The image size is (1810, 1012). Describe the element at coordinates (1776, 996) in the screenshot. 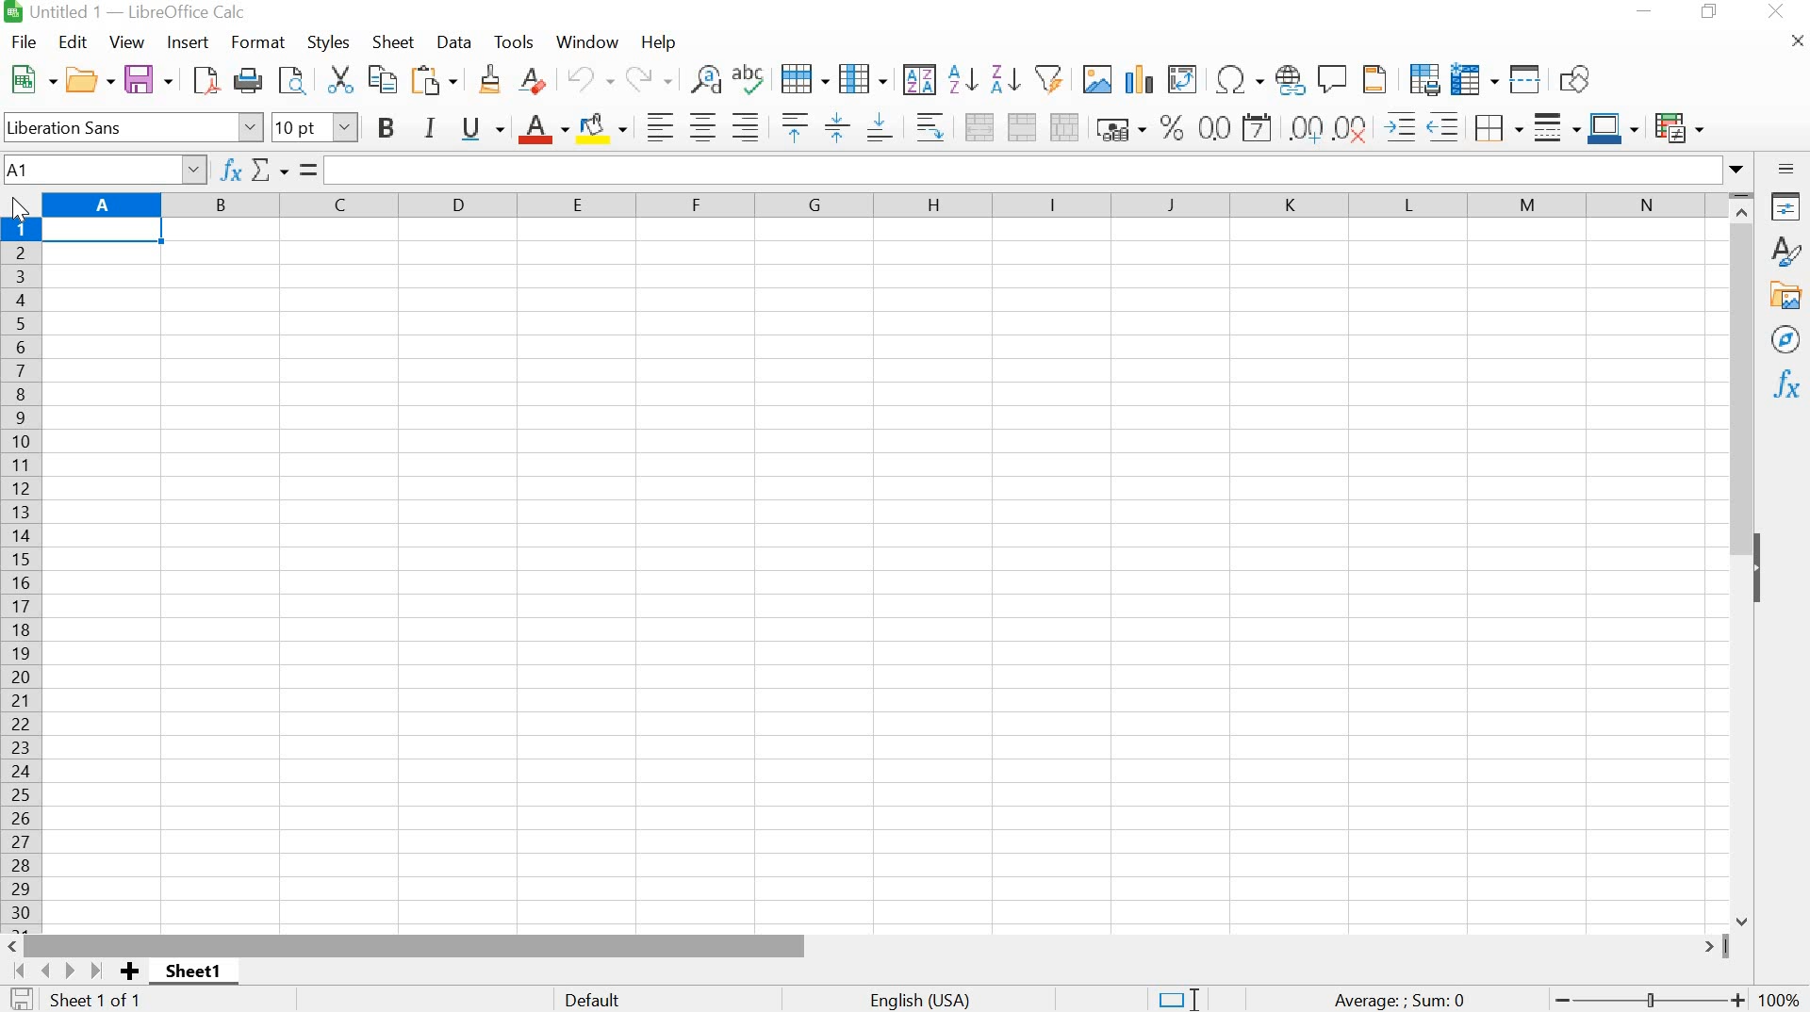

I see `100%` at that location.